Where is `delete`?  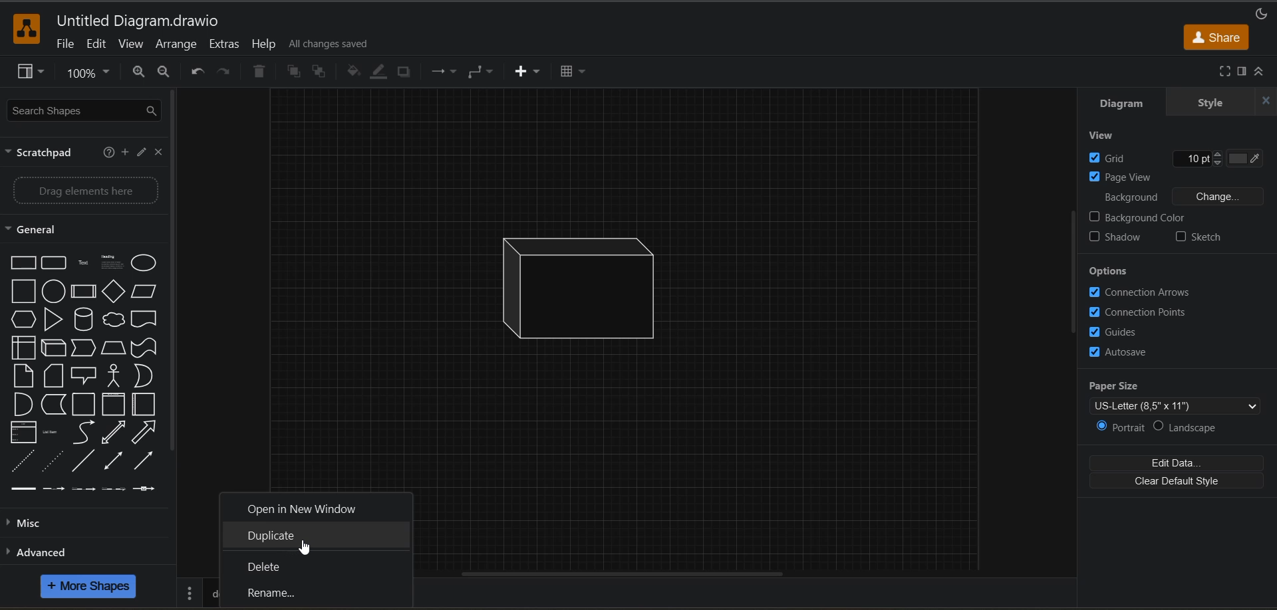
delete is located at coordinates (289, 567).